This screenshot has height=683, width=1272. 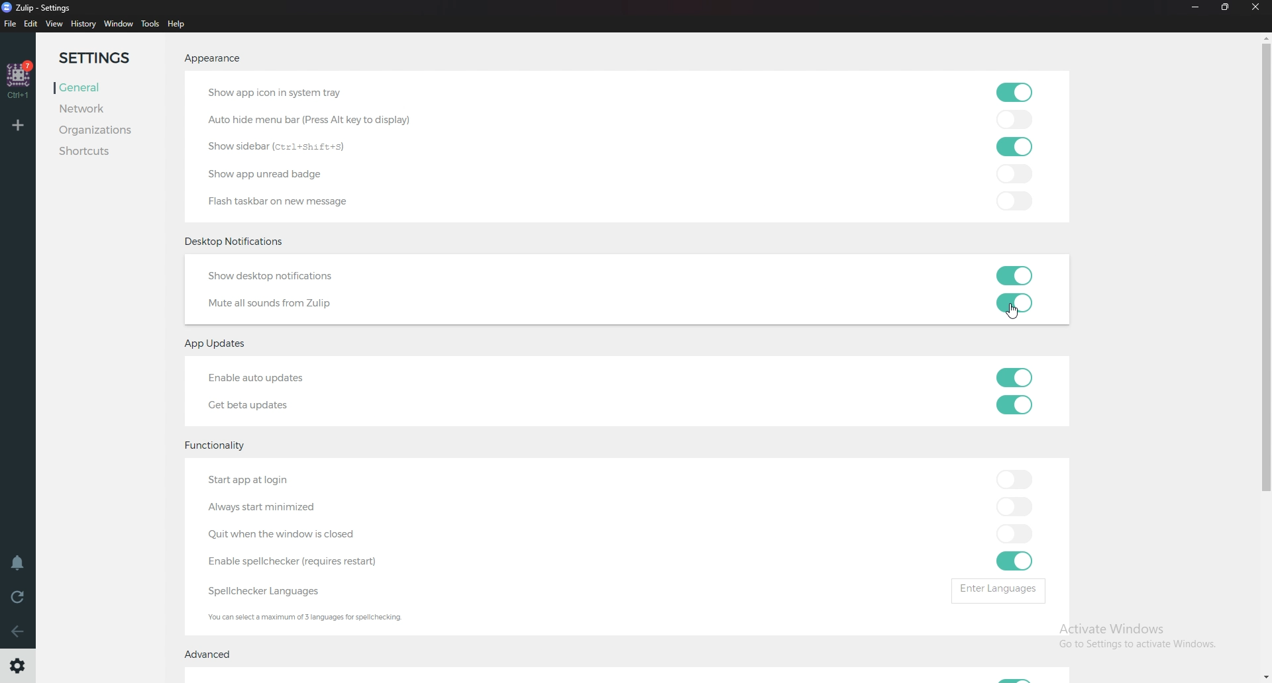 I want to click on edit, so click(x=32, y=23).